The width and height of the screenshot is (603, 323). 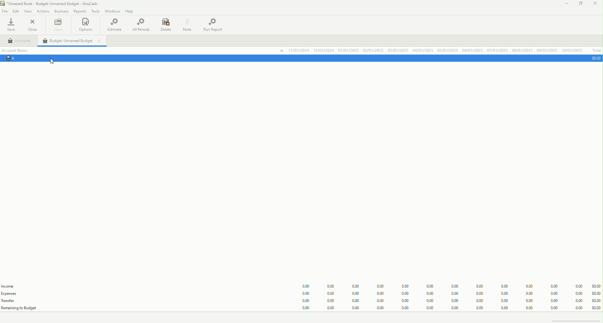 I want to click on File, so click(x=5, y=11).